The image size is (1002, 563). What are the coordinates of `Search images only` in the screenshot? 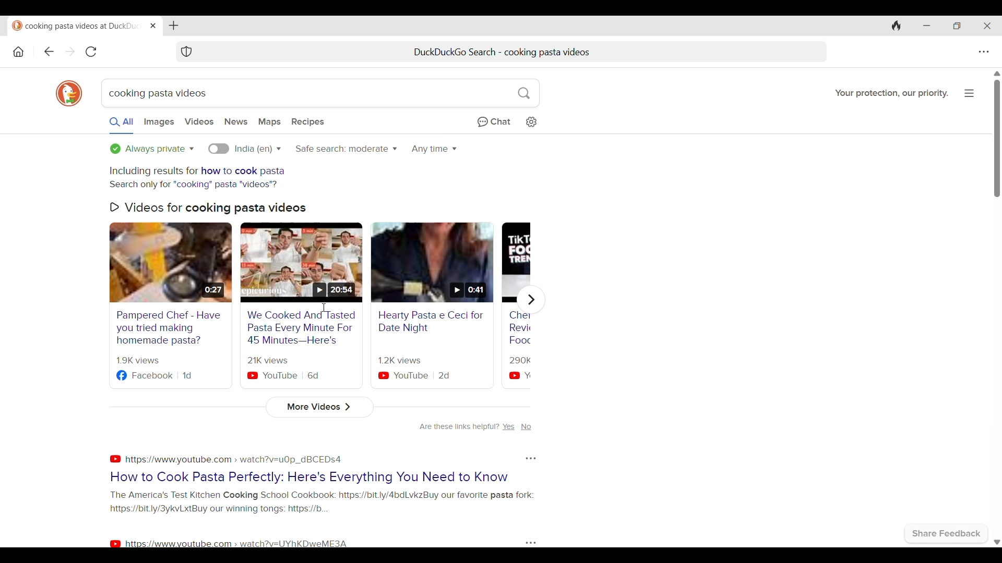 It's located at (159, 123).